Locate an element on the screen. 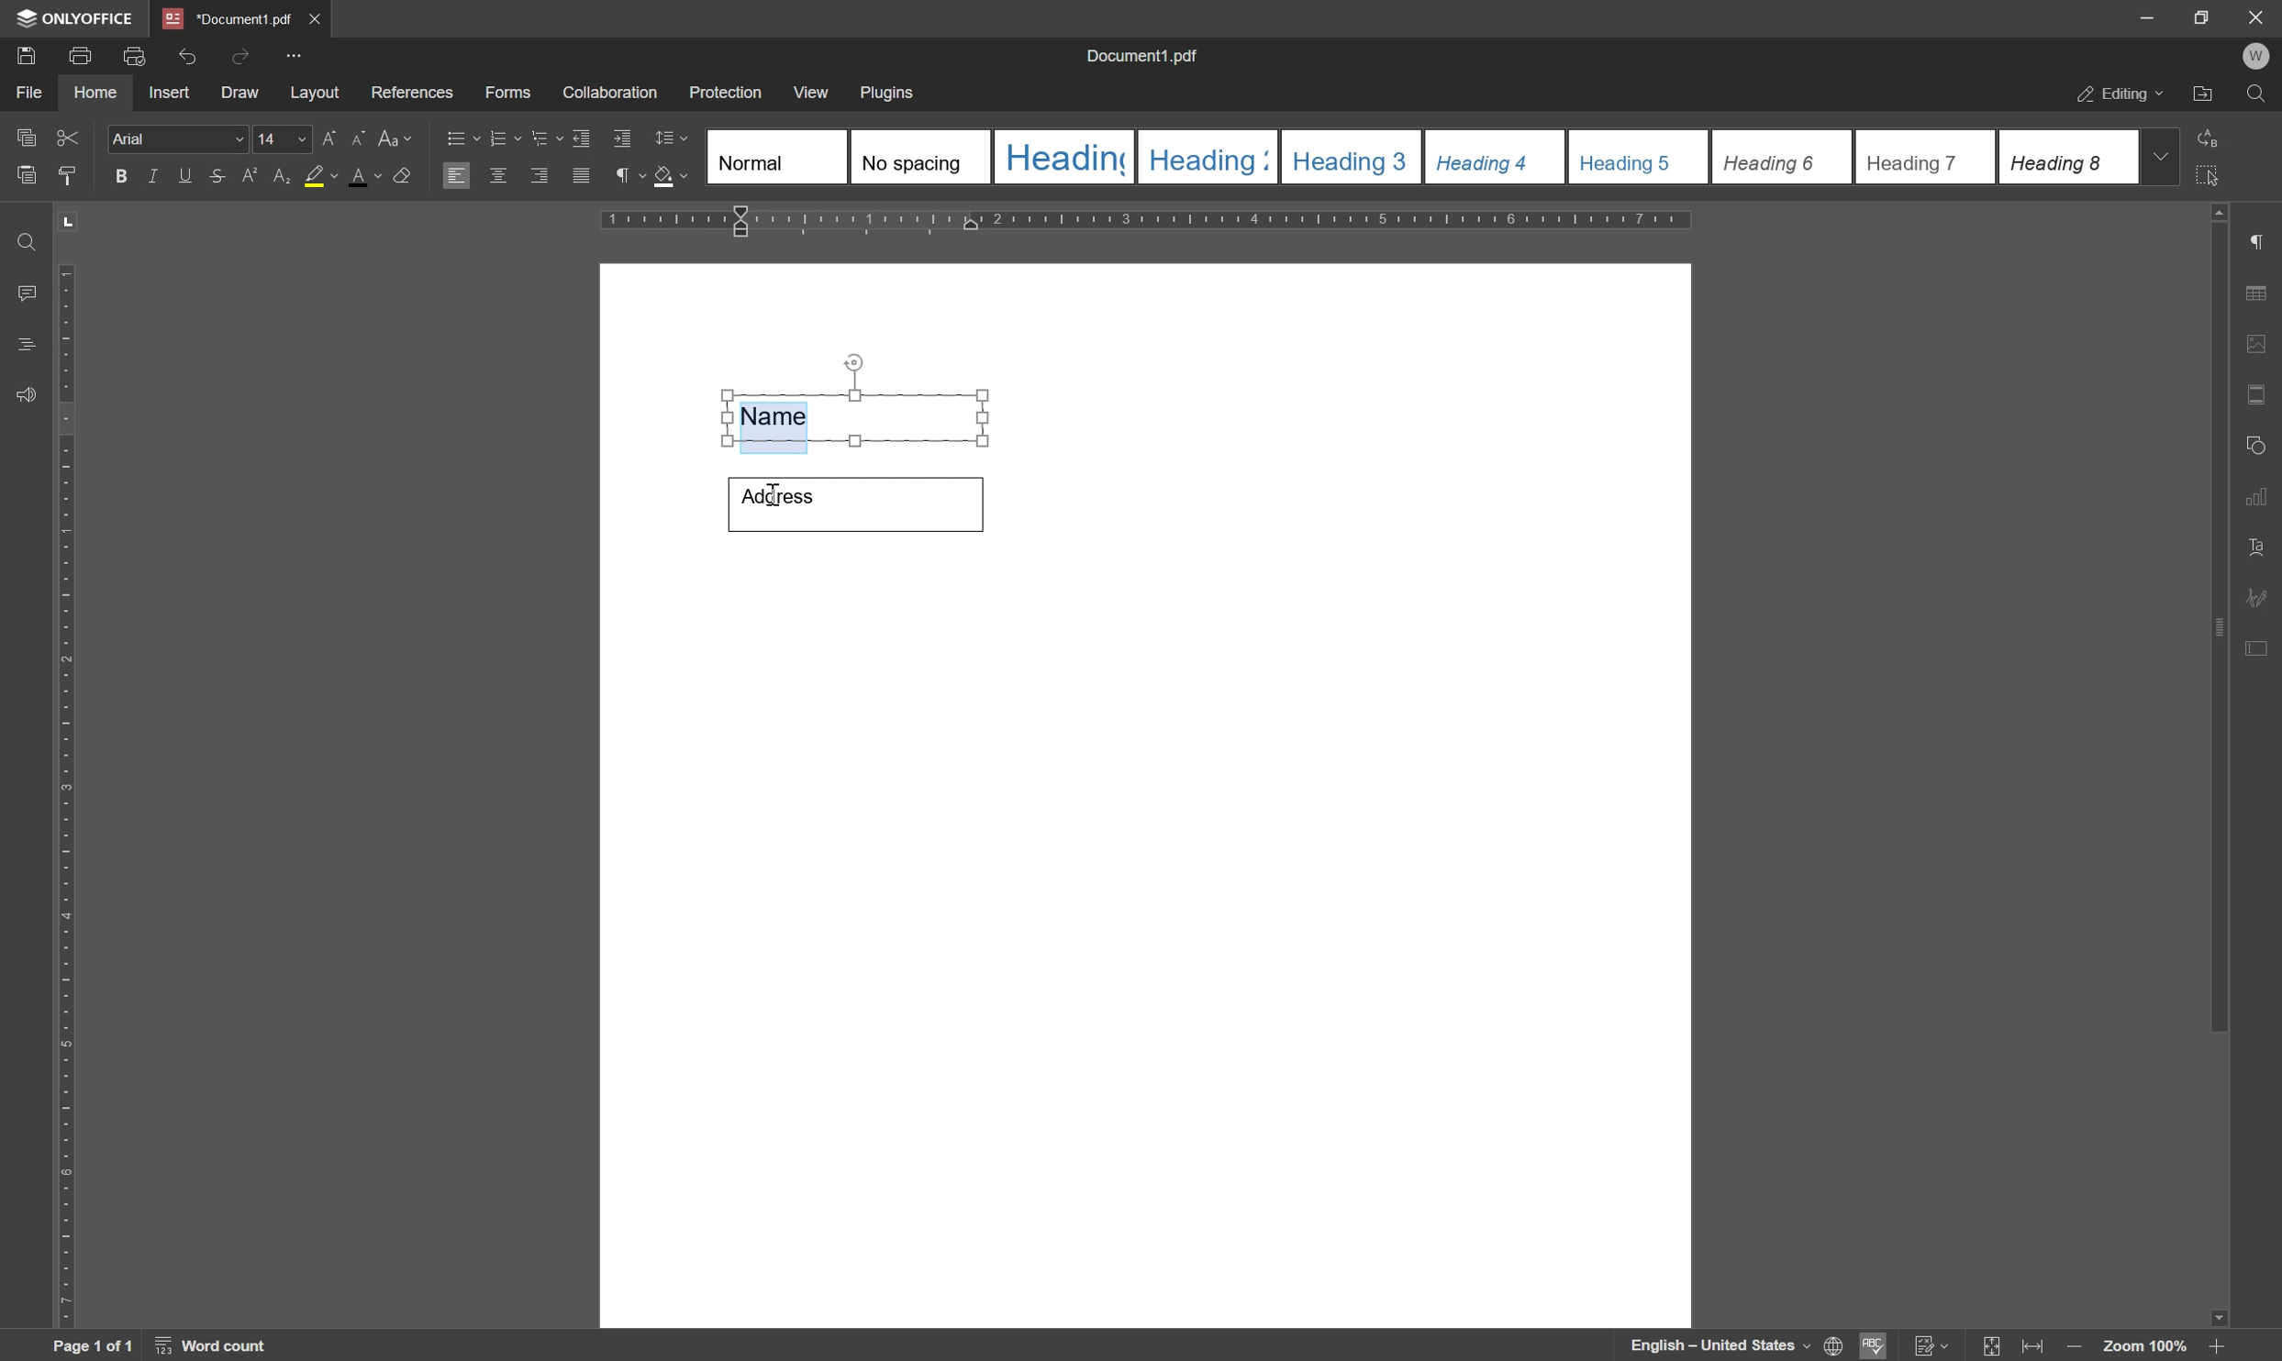  zoom in is located at coordinates (2214, 1346).